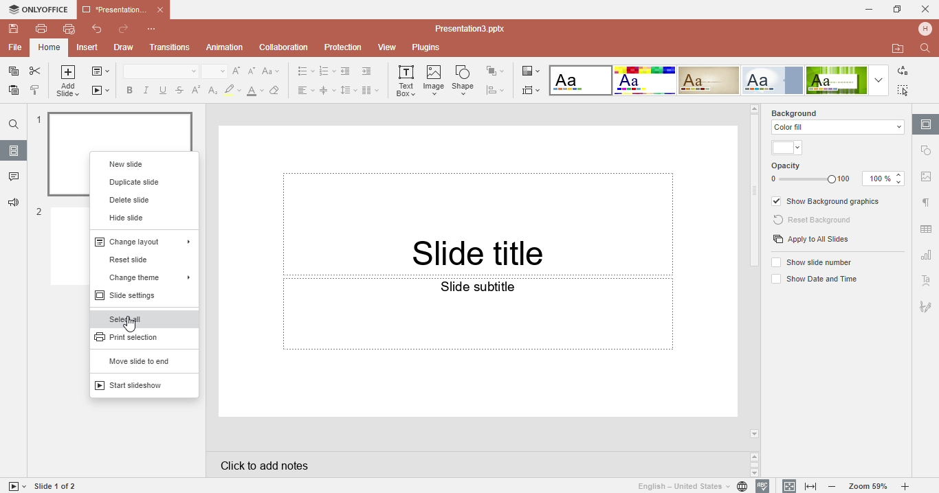 The width and height of the screenshot is (939, 493). Describe the element at coordinates (36, 71) in the screenshot. I see `Cut` at that location.